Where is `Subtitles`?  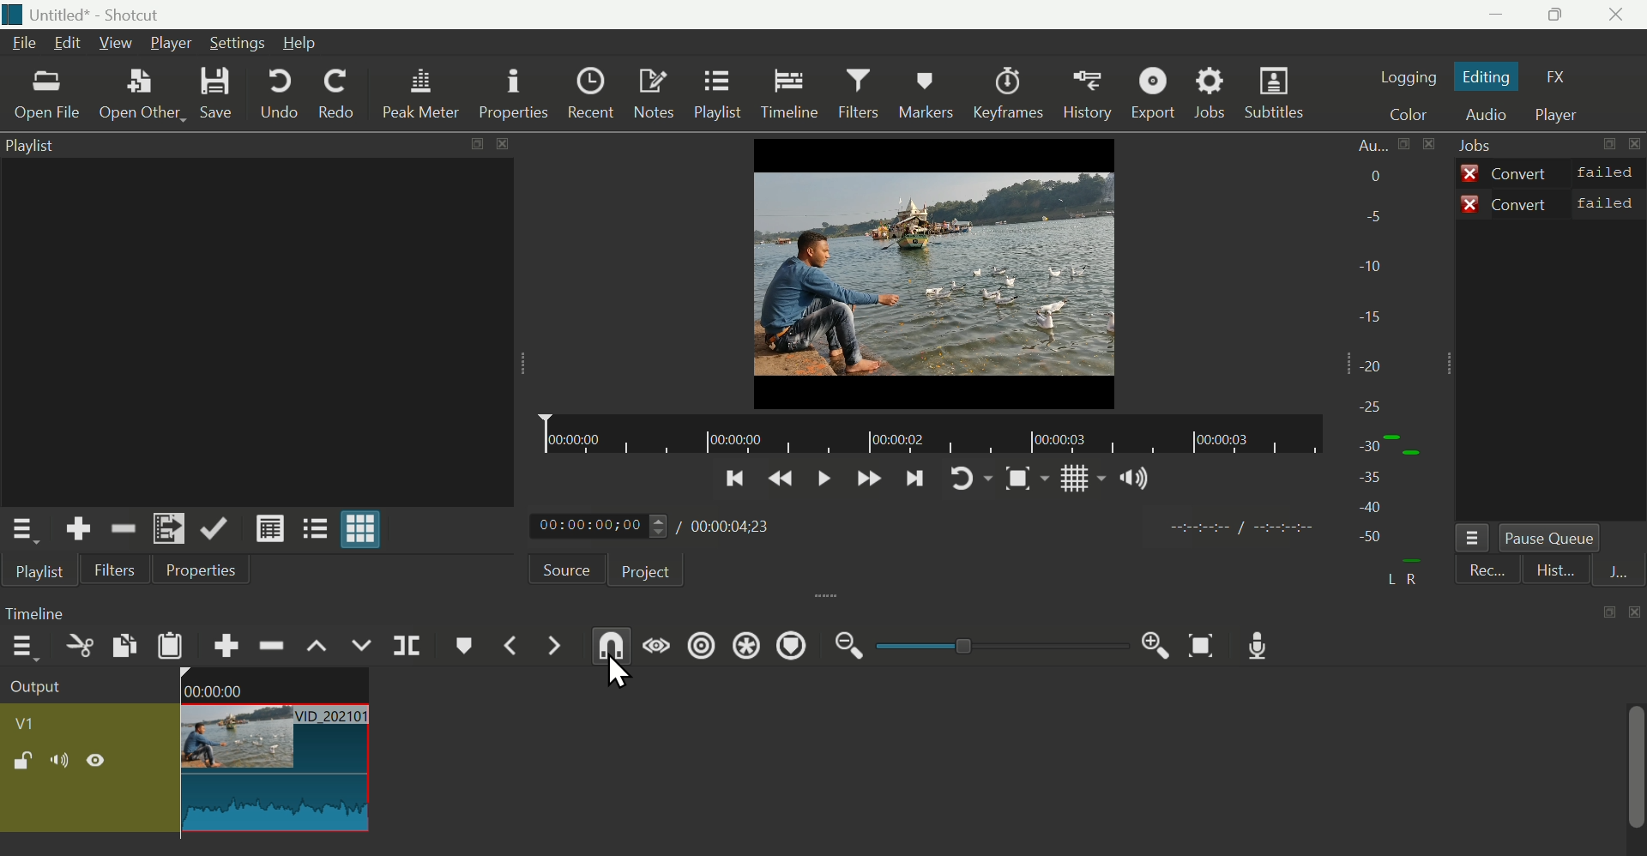
Subtitles is located at coordinates (1279, 91).